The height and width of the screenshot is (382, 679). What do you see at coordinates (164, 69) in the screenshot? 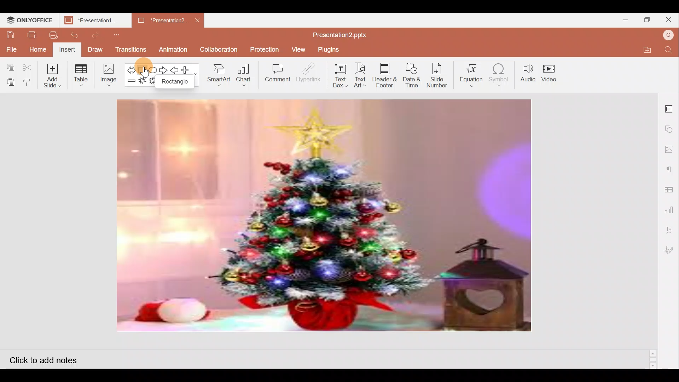
I see `Right arrow` at bounding box center [164, 69].